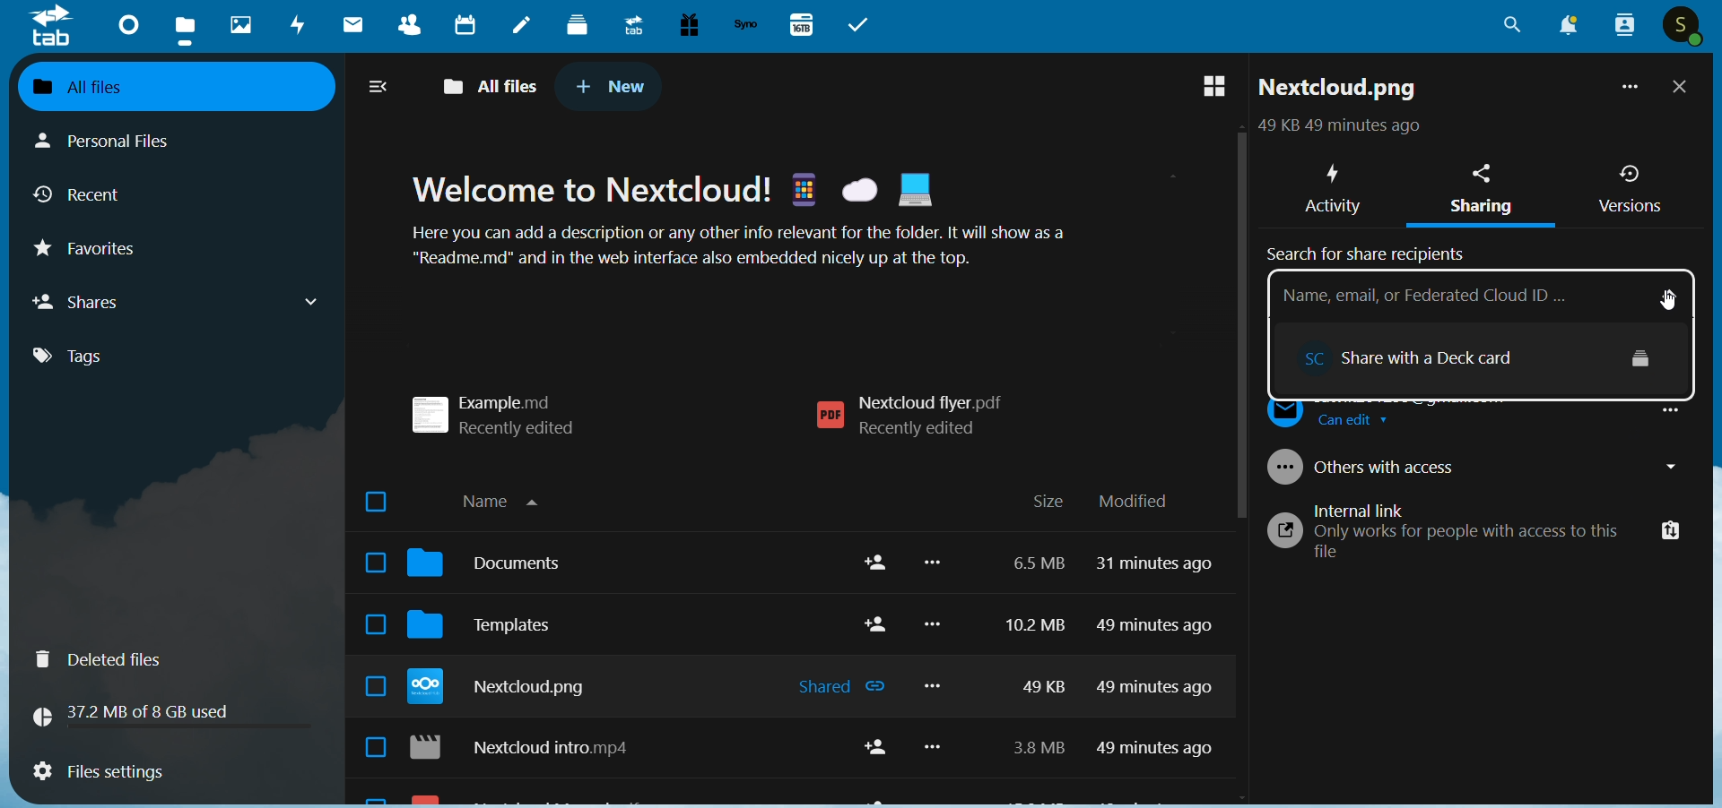  What do you see at coordinates (1626, 90) in the screenshot?
I see `more` at bounding box center [1626, 90].